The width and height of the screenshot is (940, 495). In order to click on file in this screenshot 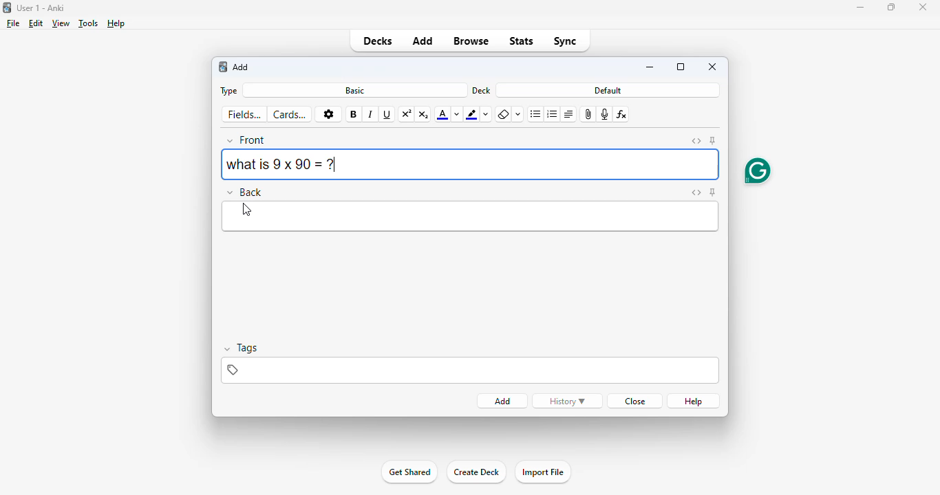, I will do `click(13, 23)`.